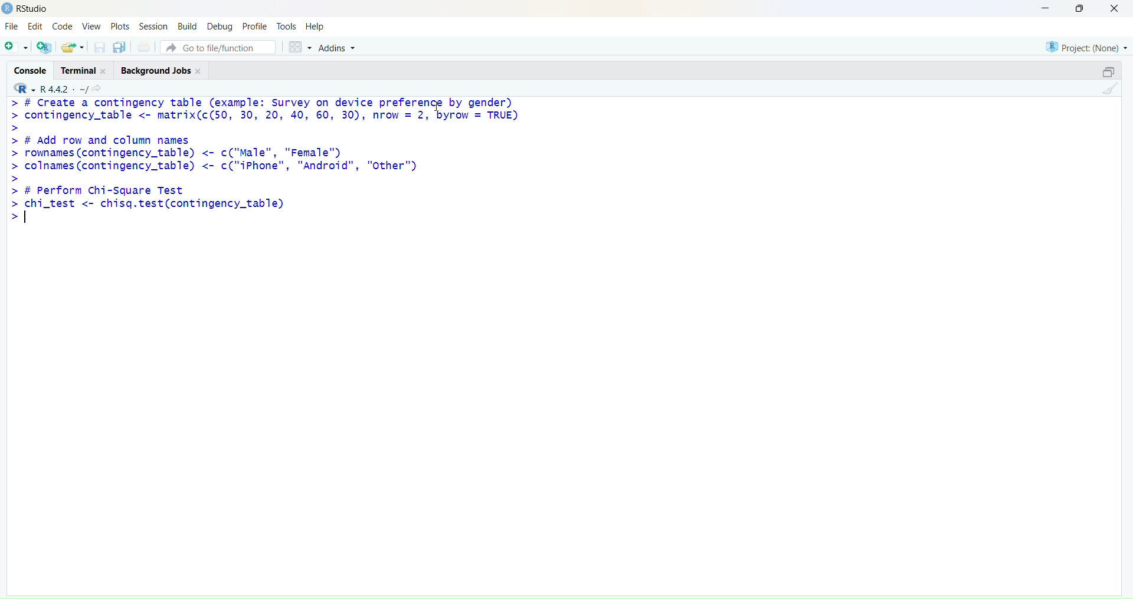 Image resolution: width=1133 pixels, height=599 pixels. I want to click on clean, so click(1112, 88).